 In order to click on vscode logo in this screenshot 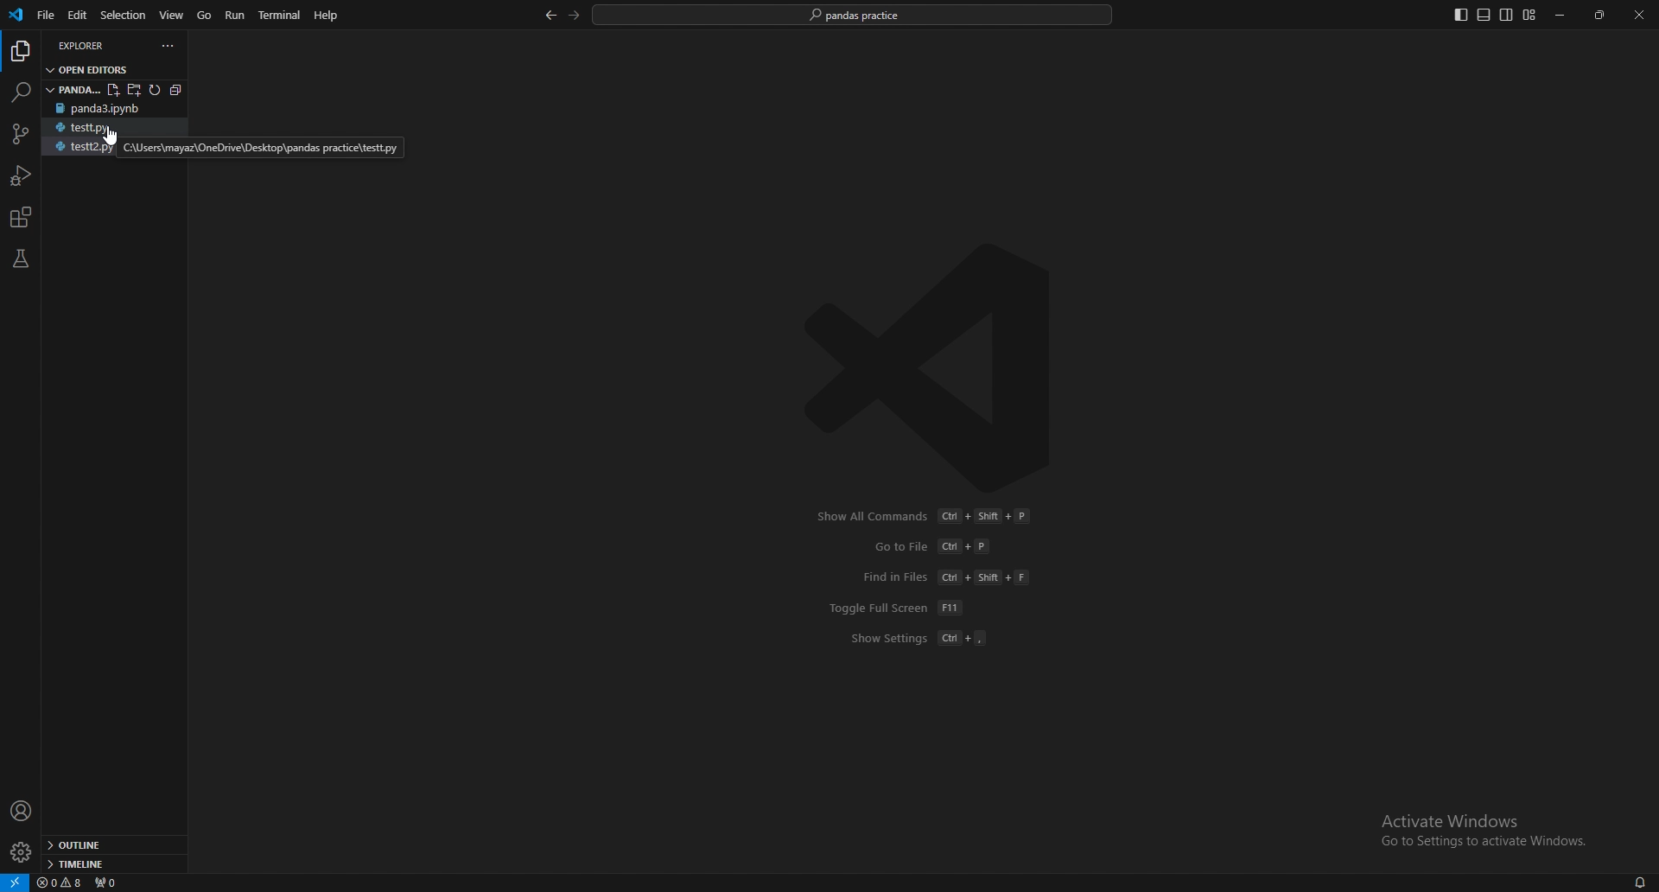, I will do `click(16, 16)`.